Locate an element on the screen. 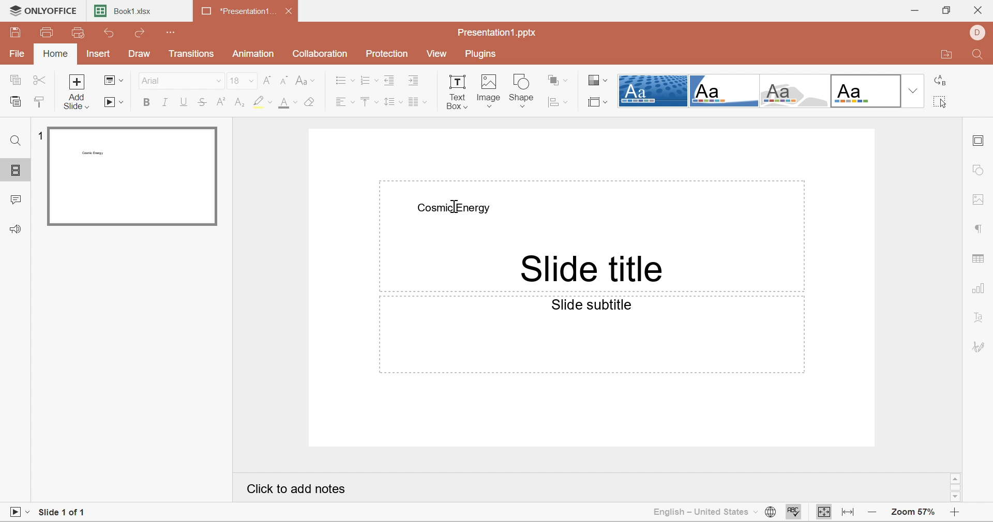 Image resolution: width=993 pixels, height=522 pixels. English - United States is located at coordinates (700, 512).